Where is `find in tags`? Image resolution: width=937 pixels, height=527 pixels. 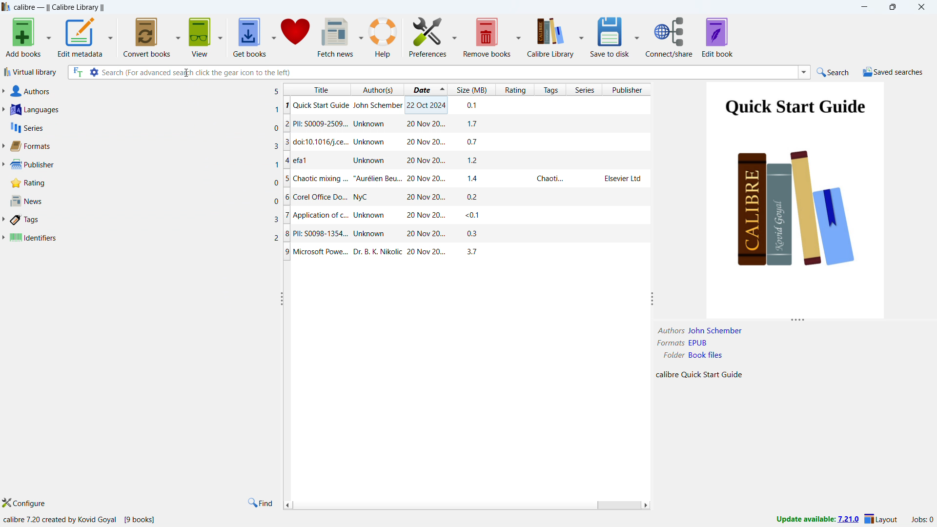
find in tags is located at coordinates (262, 503).